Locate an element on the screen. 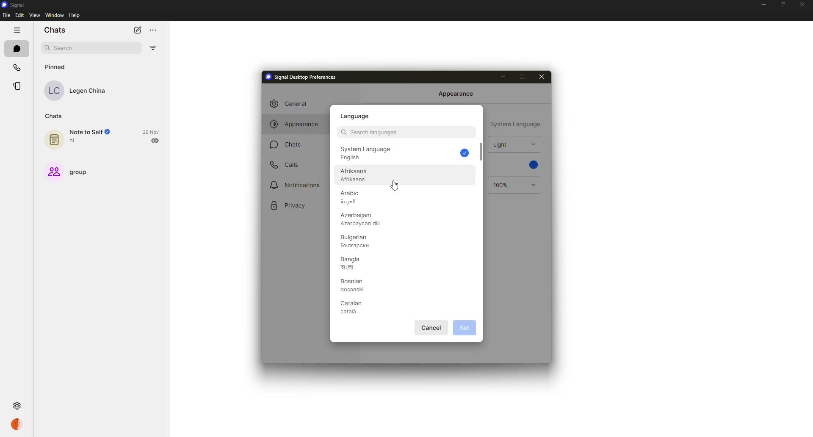 The image size is (813, 437). calls is located at coordinates (288, 164).